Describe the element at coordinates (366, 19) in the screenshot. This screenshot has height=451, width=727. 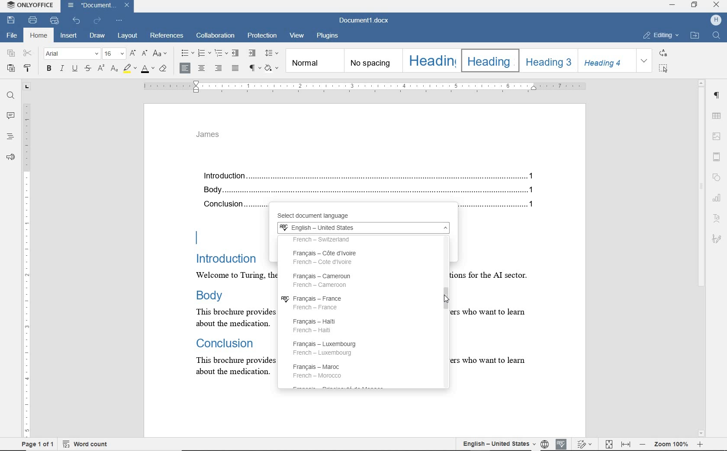
I see `document name` at that location.